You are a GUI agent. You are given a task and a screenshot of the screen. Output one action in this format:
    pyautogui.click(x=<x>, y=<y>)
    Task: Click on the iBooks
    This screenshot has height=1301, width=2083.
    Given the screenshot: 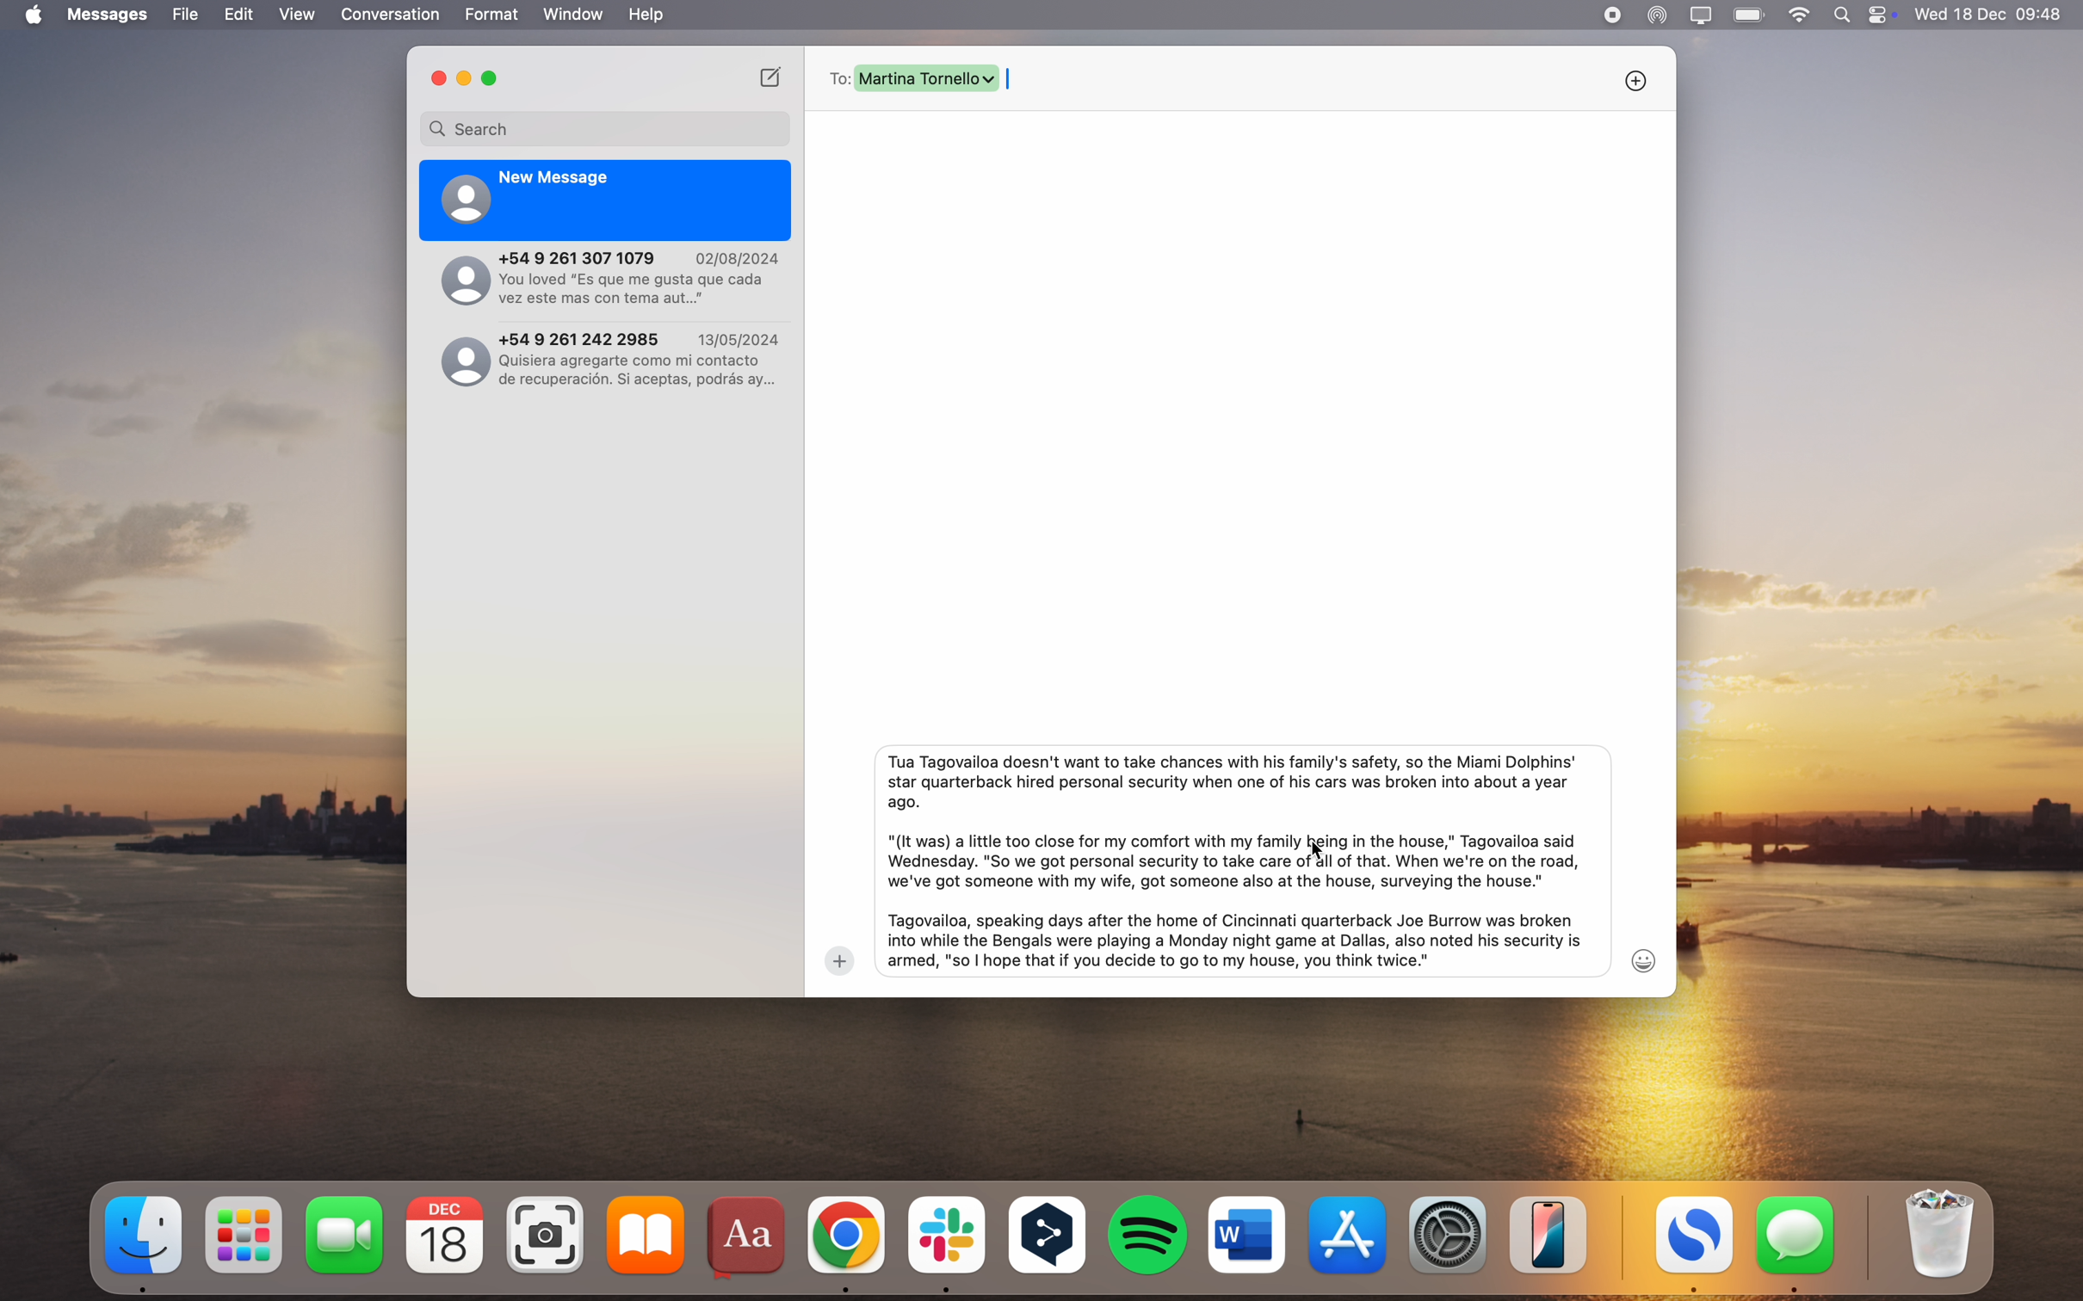 What is the action you would take?
    pyautogui.click(x=646, y=1235)
    